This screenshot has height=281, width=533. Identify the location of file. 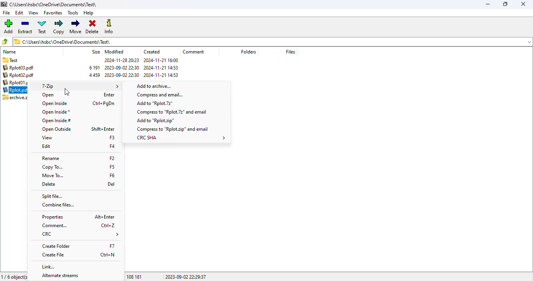
(6, 13).